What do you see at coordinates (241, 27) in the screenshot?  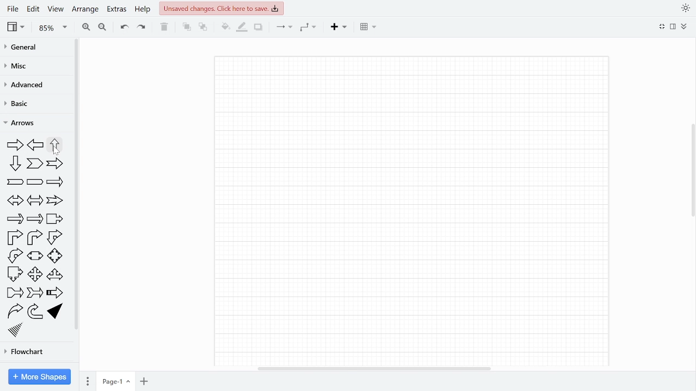 I see `Fill line` at bounding box center [241, 27].